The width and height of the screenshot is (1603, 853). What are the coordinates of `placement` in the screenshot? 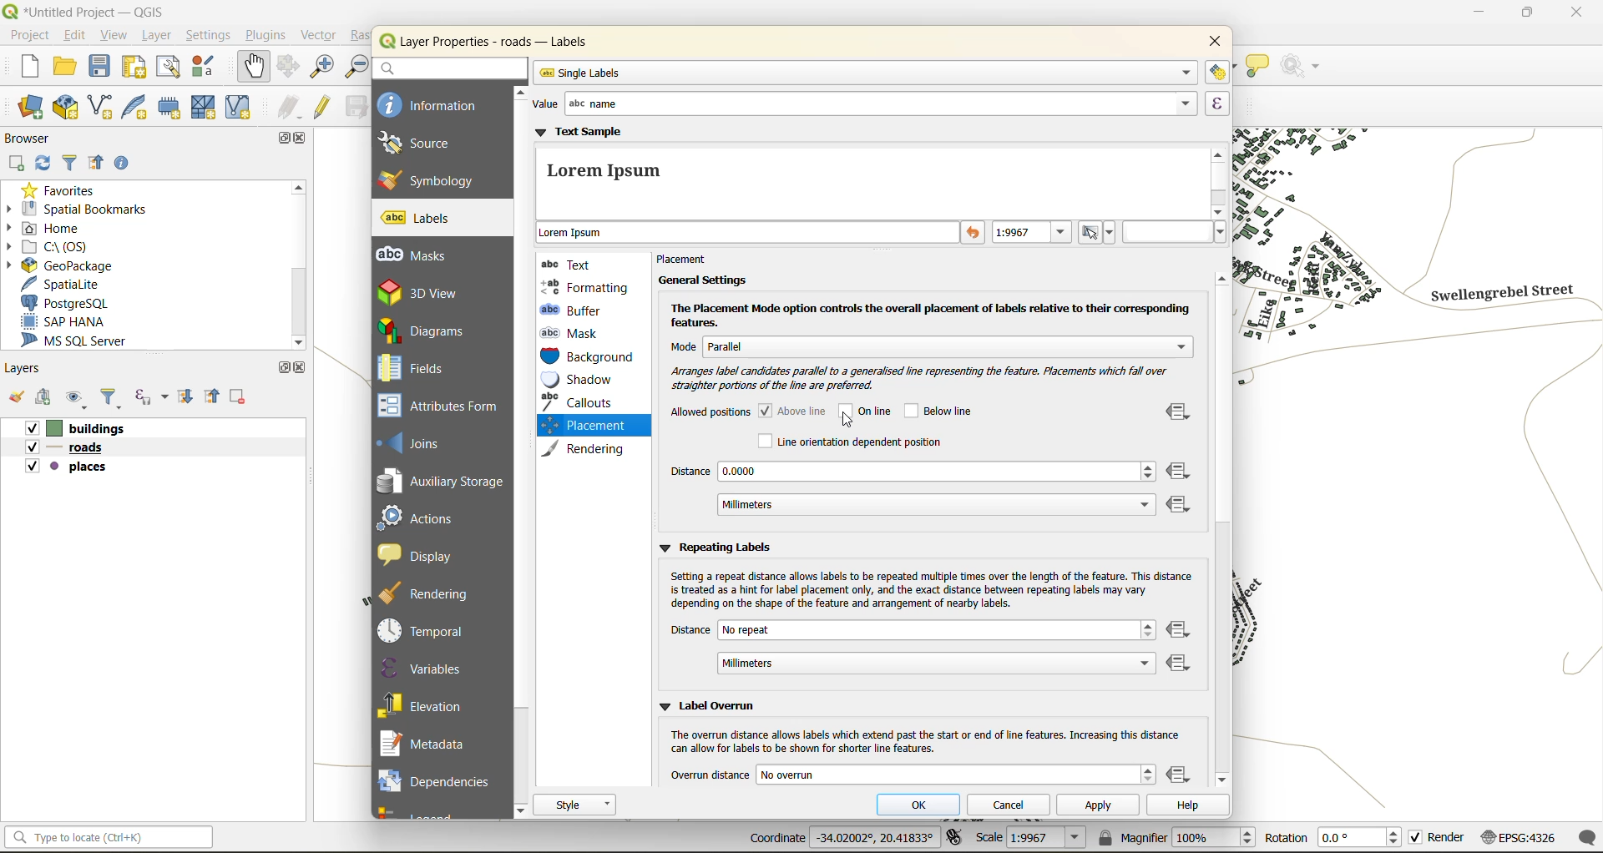 It's located at (580, 426).